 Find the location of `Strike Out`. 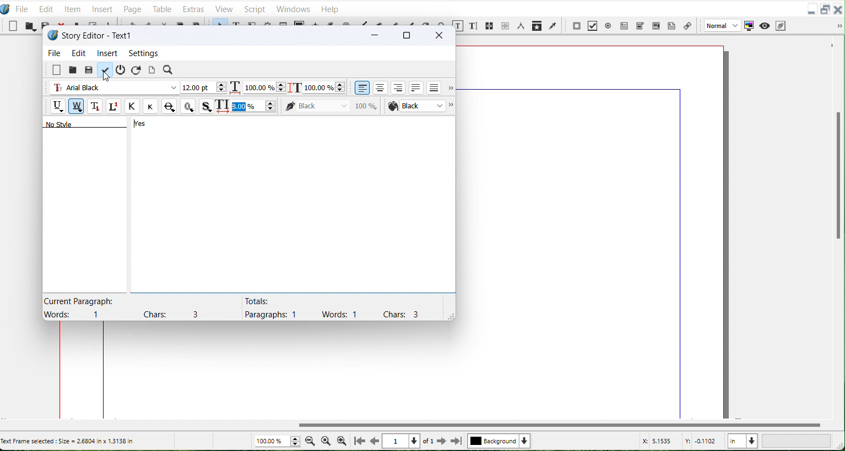

Strike Out is located at coordinates (169, 106).